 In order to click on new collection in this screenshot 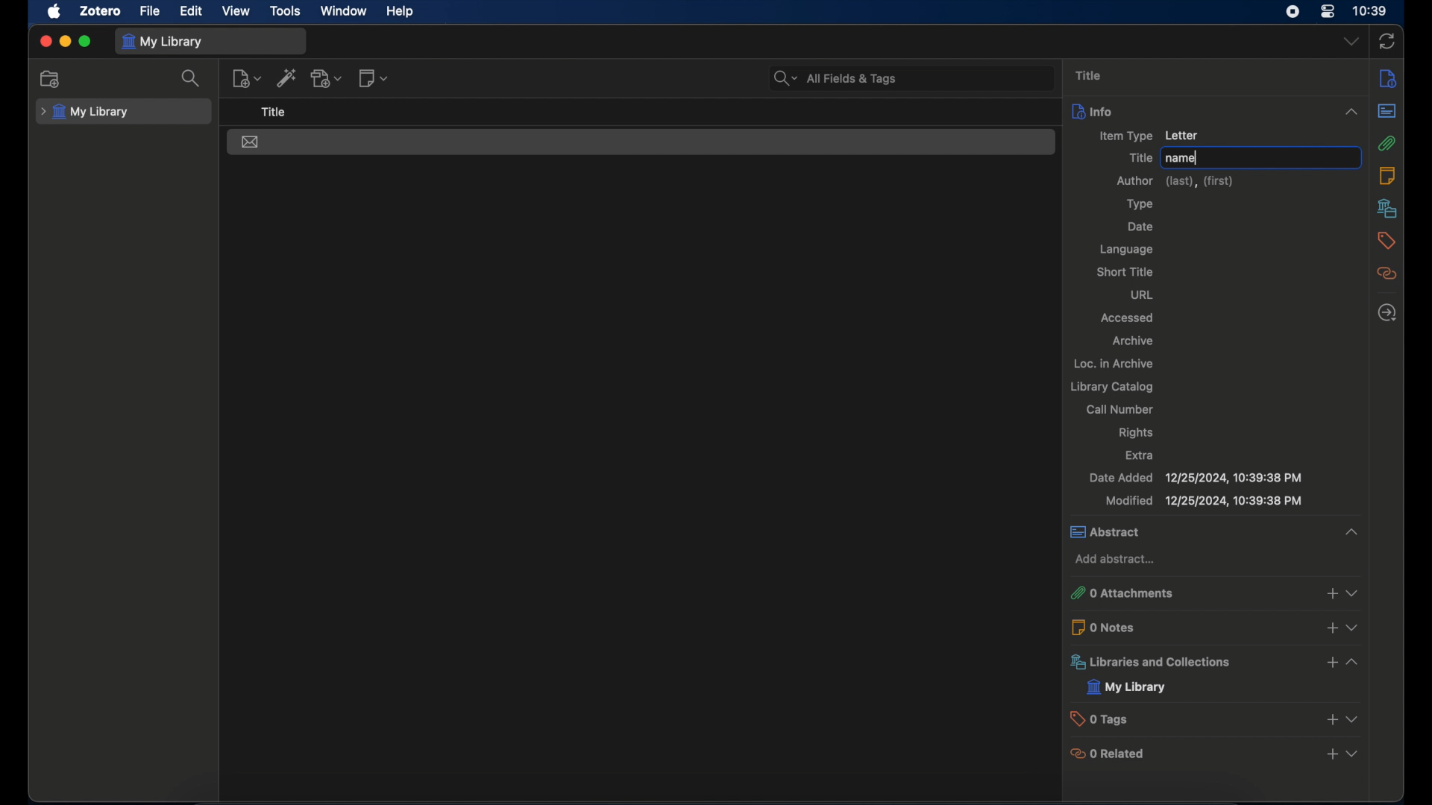, I will do `click(52, 80)`.